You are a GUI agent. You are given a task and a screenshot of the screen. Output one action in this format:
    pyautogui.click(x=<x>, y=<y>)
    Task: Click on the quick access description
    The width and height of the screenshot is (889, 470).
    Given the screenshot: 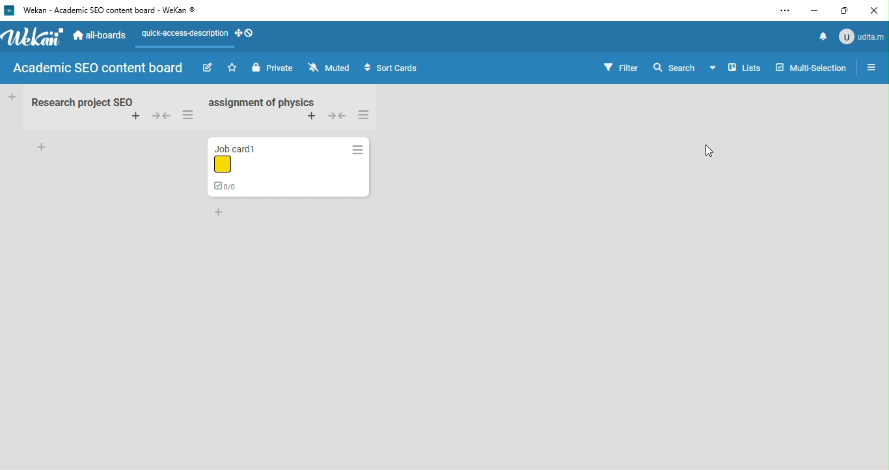 What is the action you would take?
    pyautogui.click(x=183, y=36)
    